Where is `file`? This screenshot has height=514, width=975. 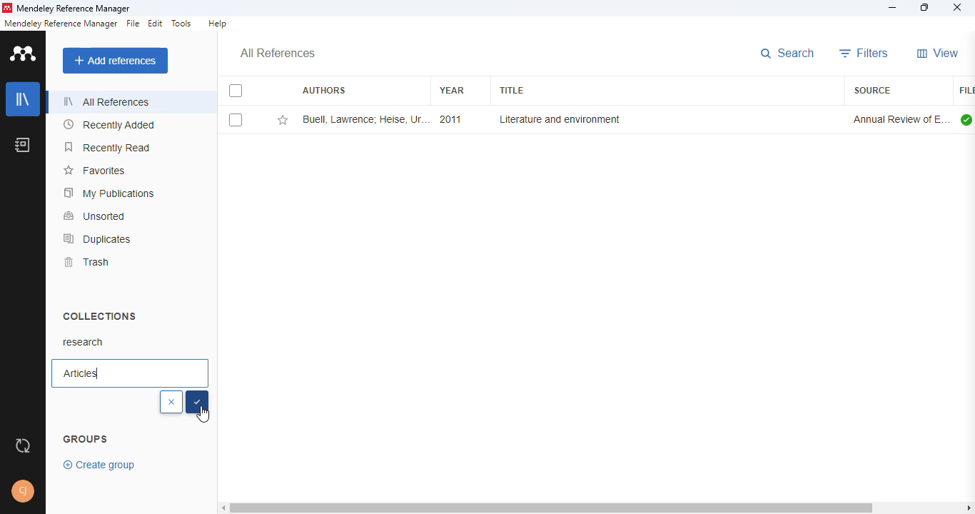 file is located at coordinates (966, 91).